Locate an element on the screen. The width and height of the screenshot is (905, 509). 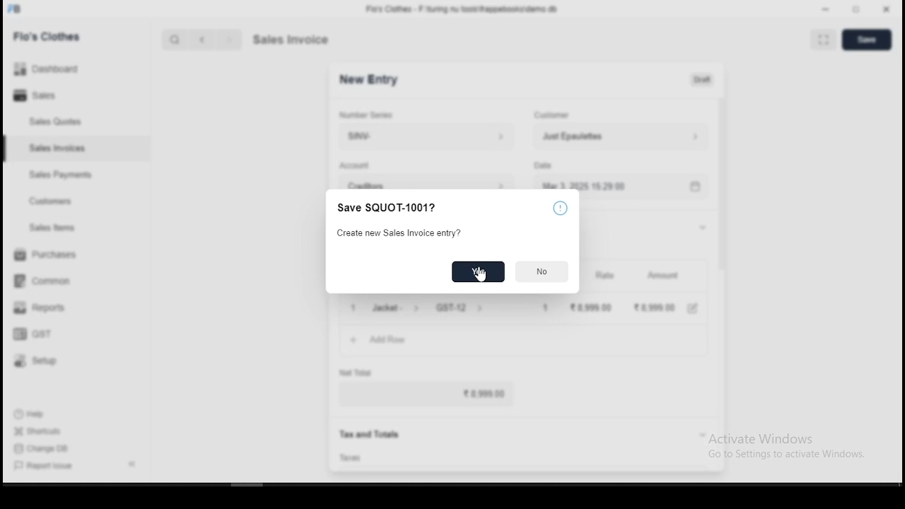
next is located at coordinates (230, 41).